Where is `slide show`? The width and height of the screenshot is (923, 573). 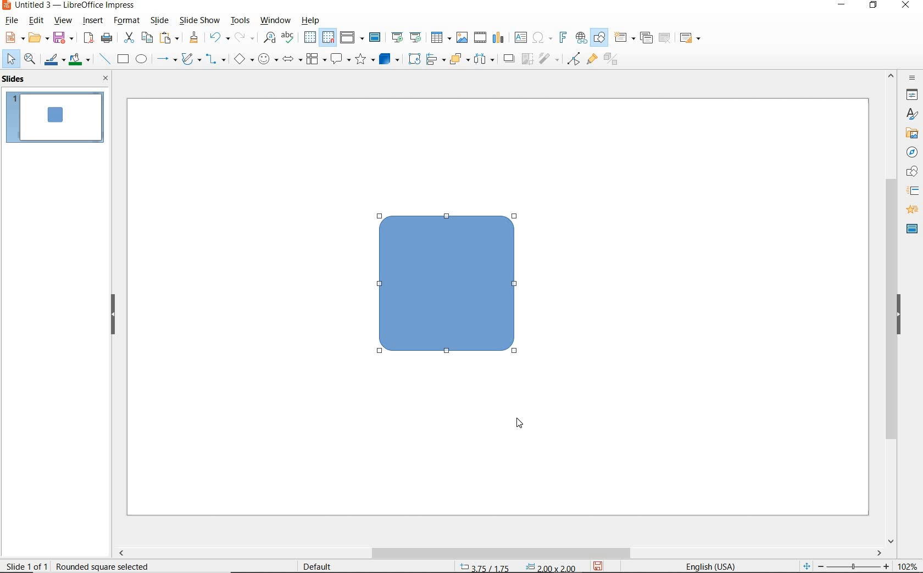
slide show is located at coordinates (200, 21).